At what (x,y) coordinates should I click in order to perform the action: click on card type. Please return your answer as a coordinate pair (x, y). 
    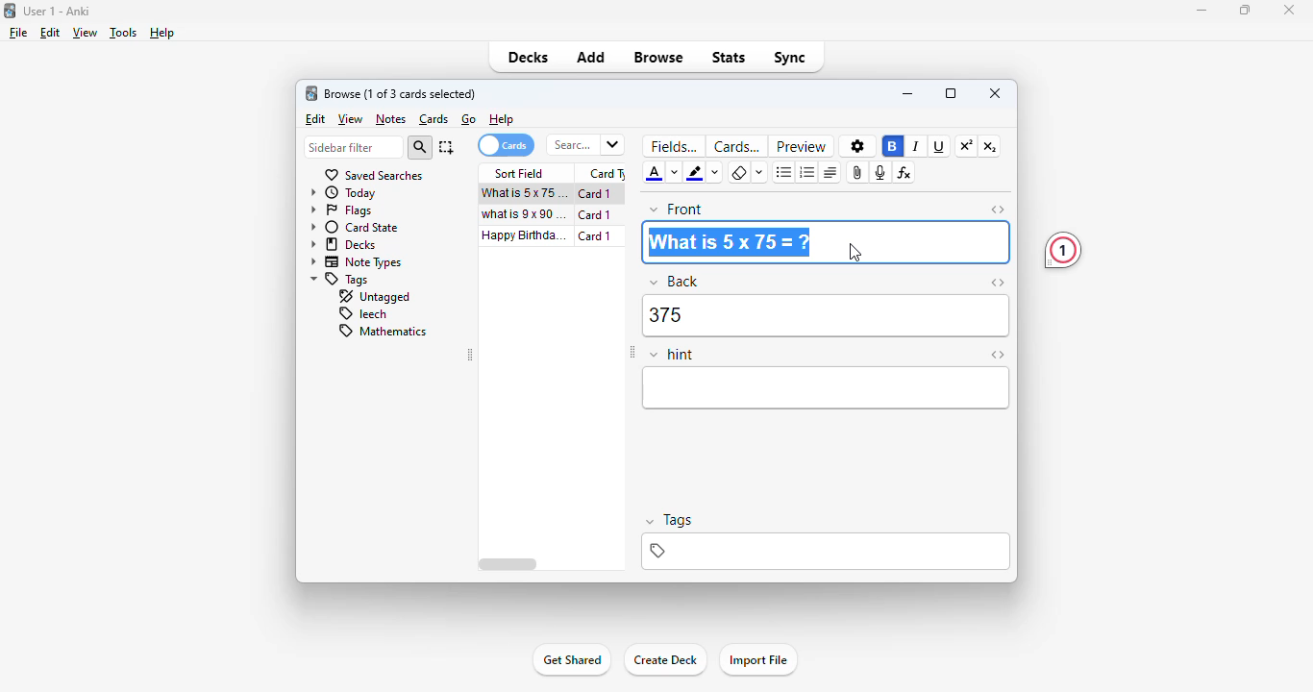
    Looking at the image, I should click on (606, 172).